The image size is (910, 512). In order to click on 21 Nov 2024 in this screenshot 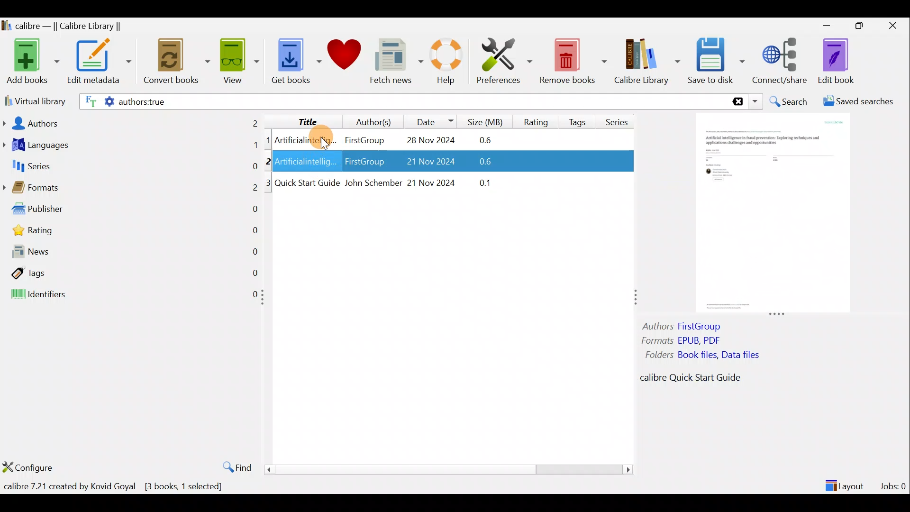, I will do `click(432, 182)`.